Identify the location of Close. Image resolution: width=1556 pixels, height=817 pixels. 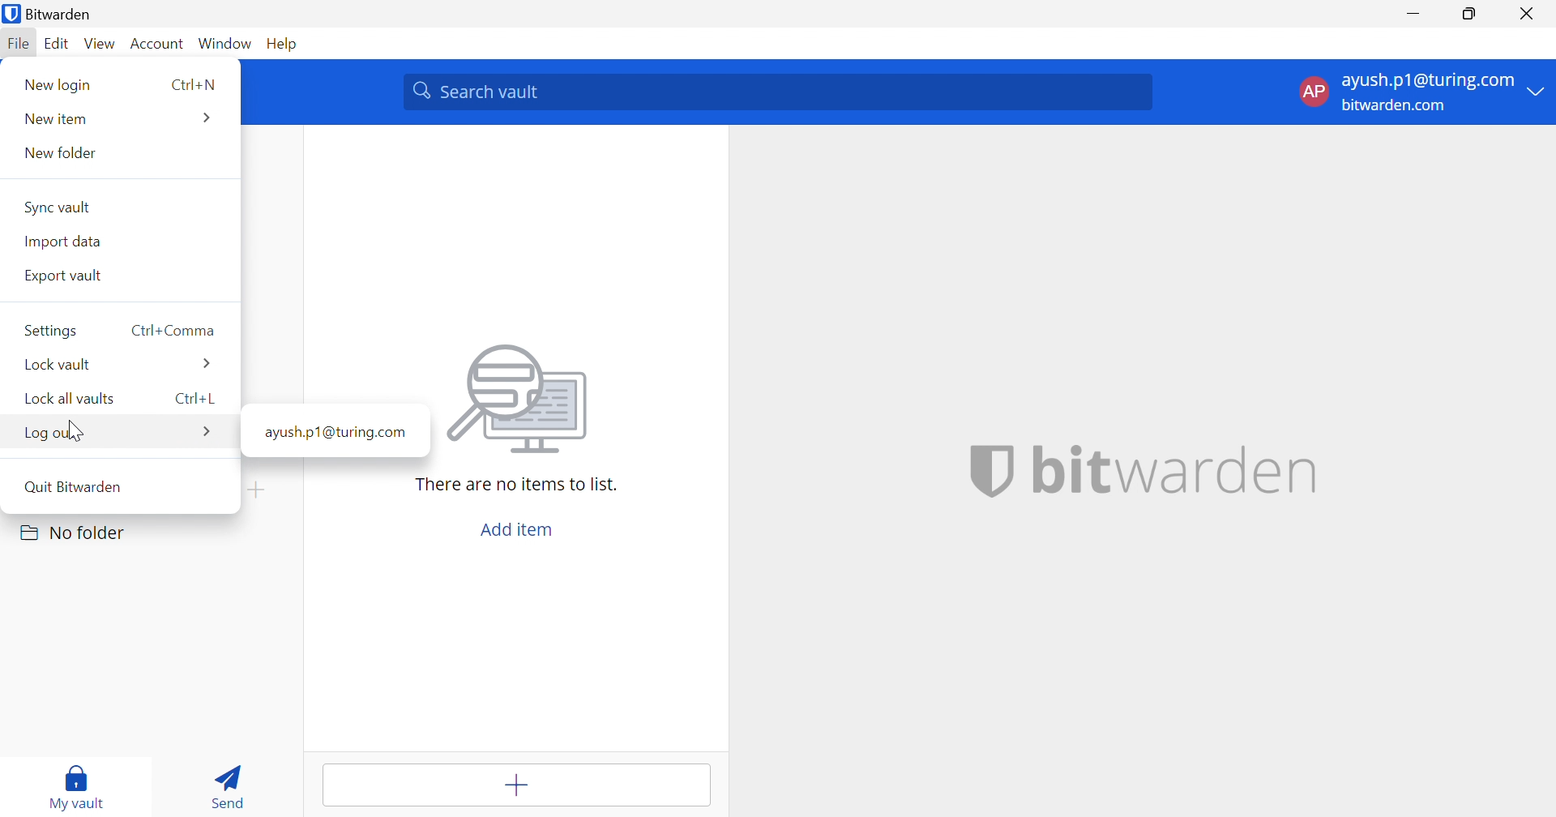
(1528, 15).